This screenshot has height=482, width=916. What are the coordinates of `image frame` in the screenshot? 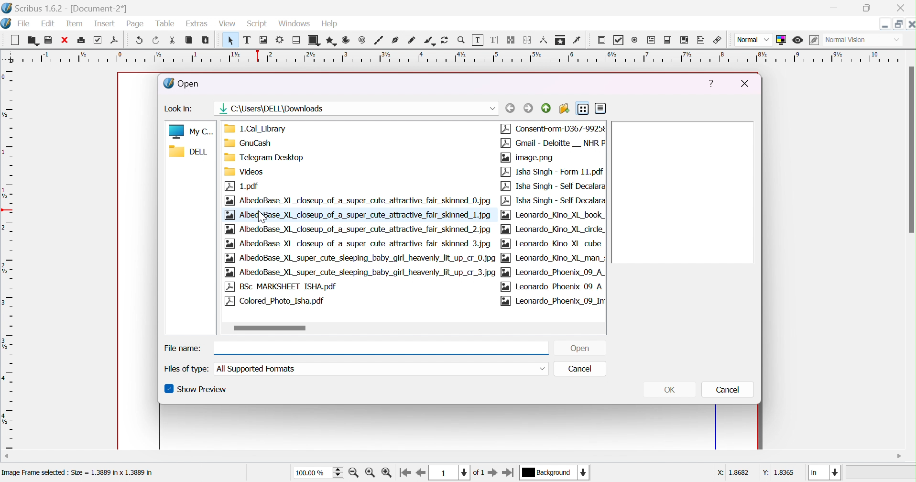 It's located at (264, 40).